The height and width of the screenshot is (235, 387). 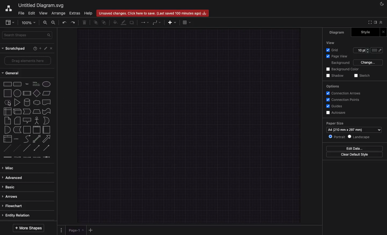 What do you see at coordinates (153, 13) in the screenshot?
I see `Unsaved changes. Click here to save.` at bounding box center [153, 13].